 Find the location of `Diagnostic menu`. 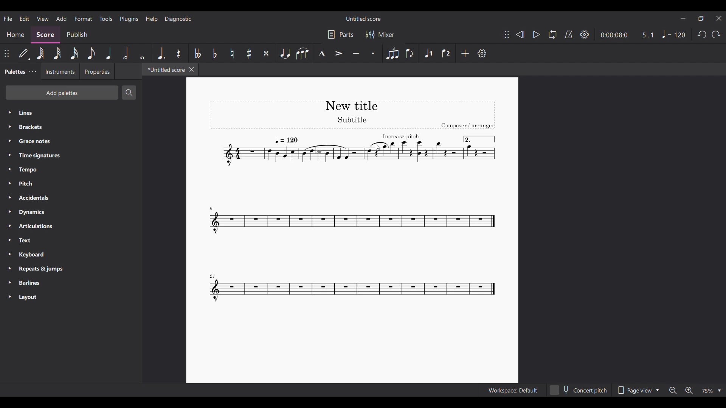

Diagnostic menu is located at coordinates (178, 19).